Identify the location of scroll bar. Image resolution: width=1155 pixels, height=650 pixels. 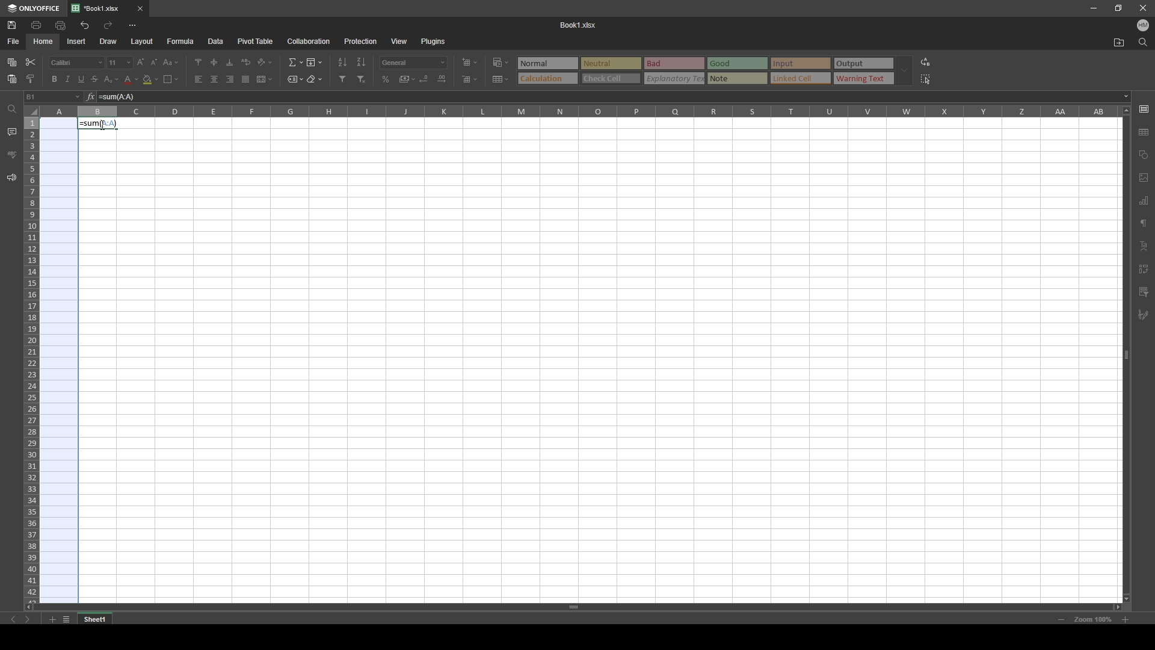
(578, 607).